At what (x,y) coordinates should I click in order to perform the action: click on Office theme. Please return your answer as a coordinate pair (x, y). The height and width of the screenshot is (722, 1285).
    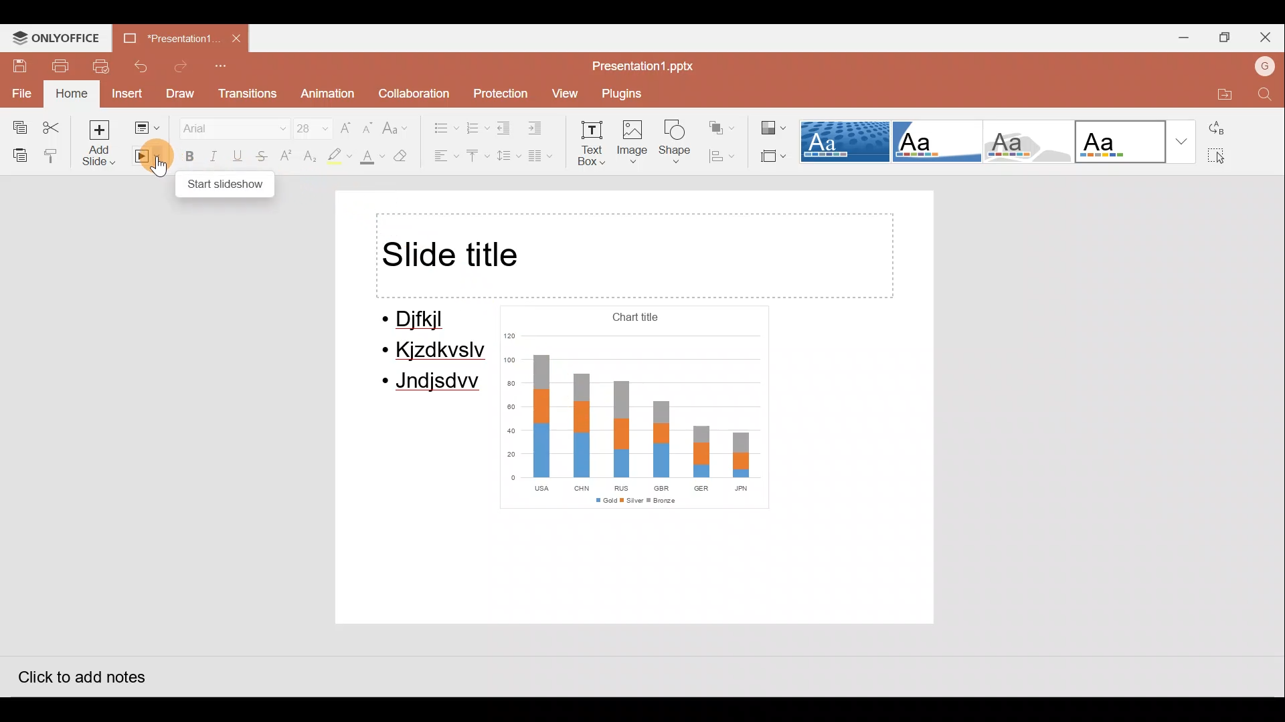
    Looking at the image, I should click on (1136, 142).